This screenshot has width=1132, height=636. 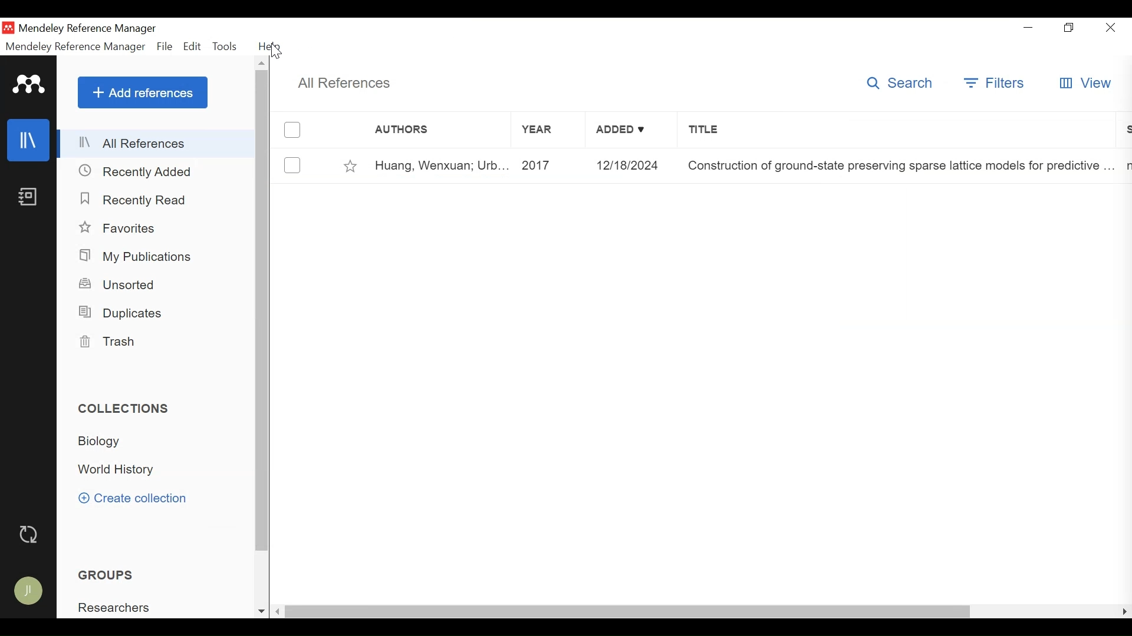 What do you see at coordinates (277, 47) in the screenshot?
I see `Help` at bounding box center [277, 47].